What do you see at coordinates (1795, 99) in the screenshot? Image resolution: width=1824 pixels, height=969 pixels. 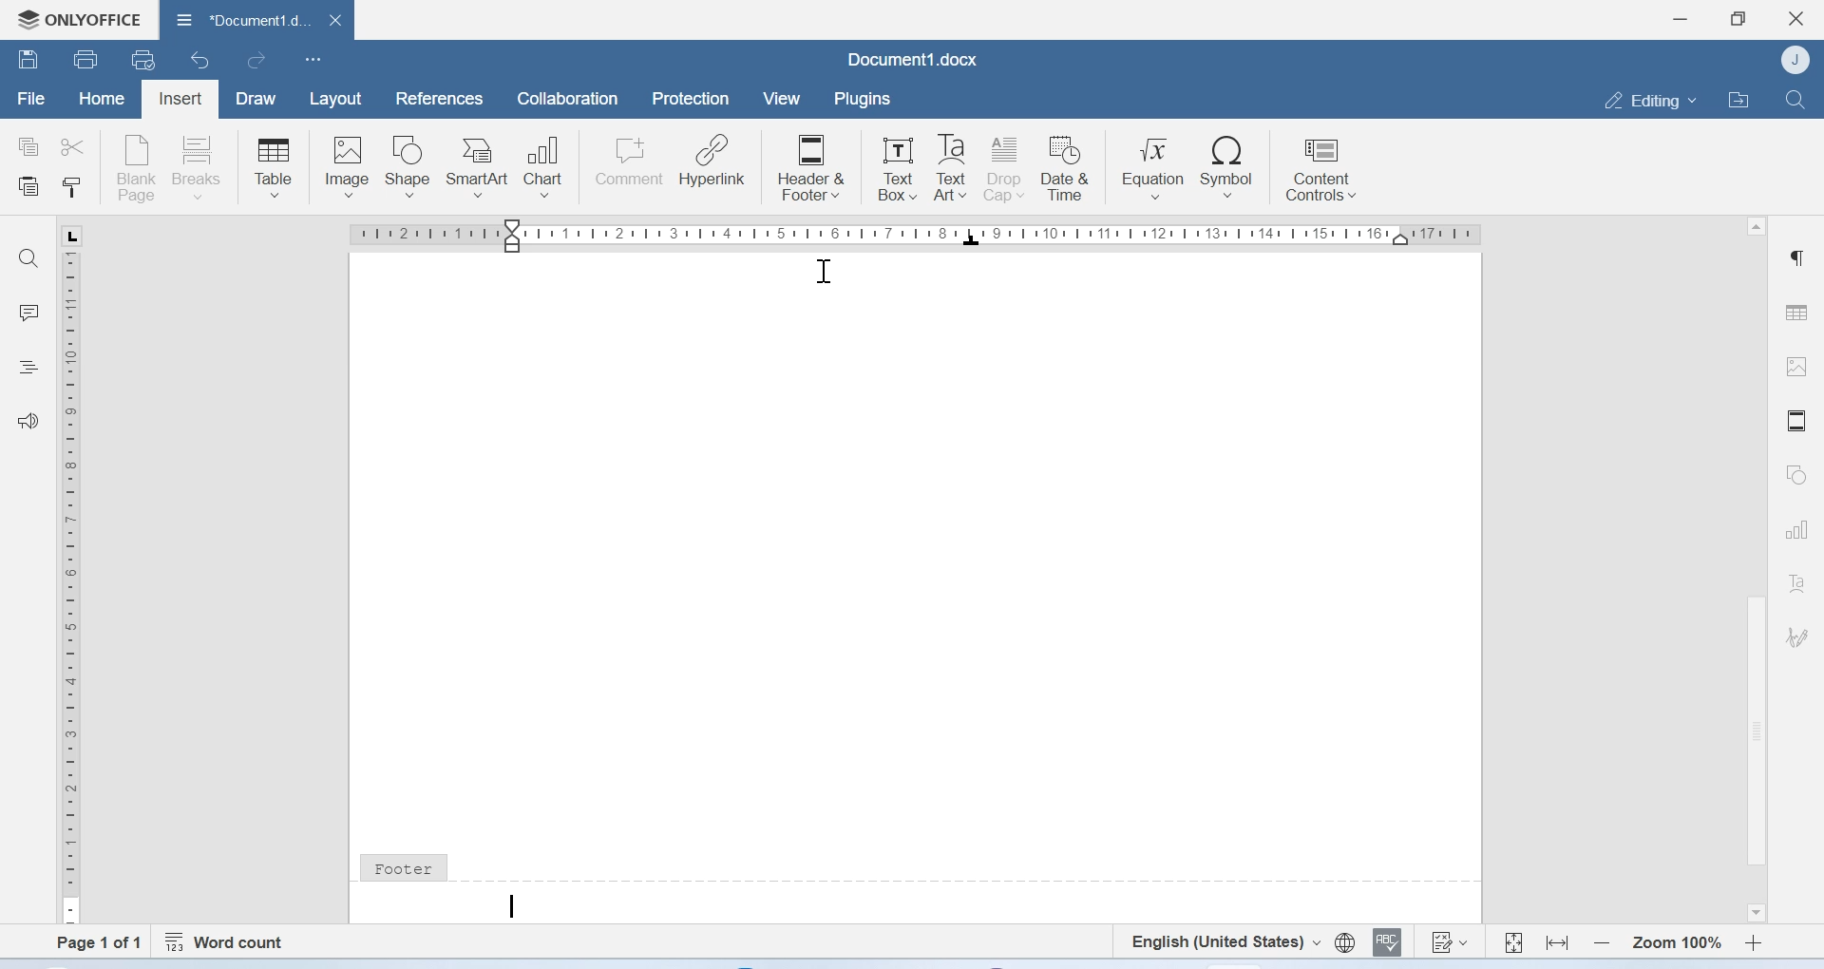 I see `Find` at bounding box center [1795, 99].